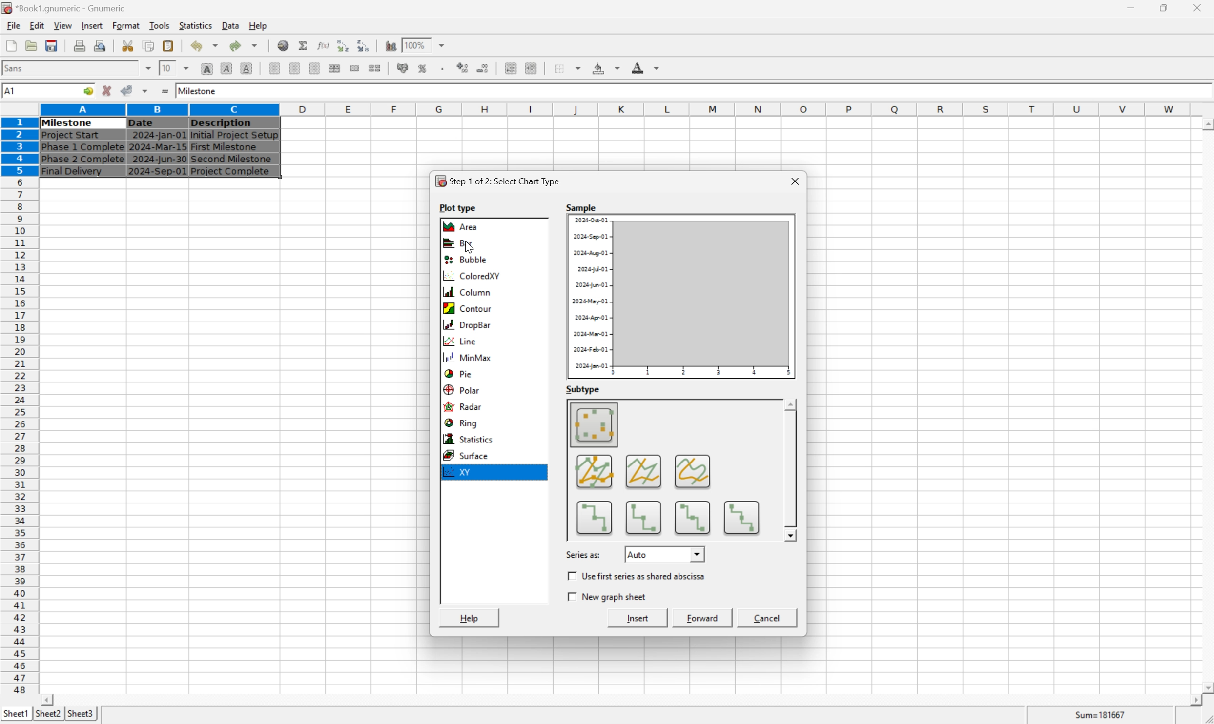  Describe the element at coordinates (227, 68) in the screenshot. I see `italic` at that location.